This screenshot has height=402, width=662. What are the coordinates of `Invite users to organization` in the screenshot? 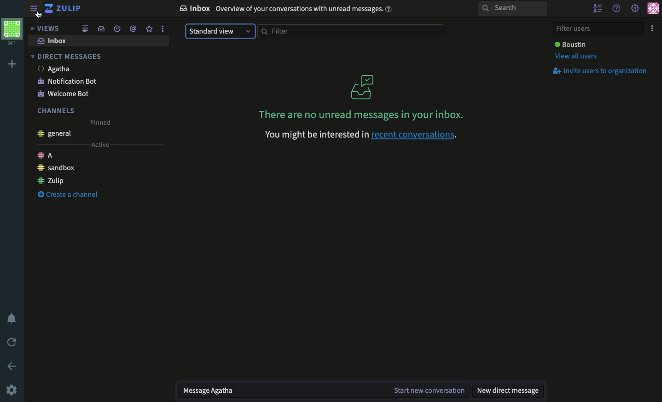 It's located at (603, 72).